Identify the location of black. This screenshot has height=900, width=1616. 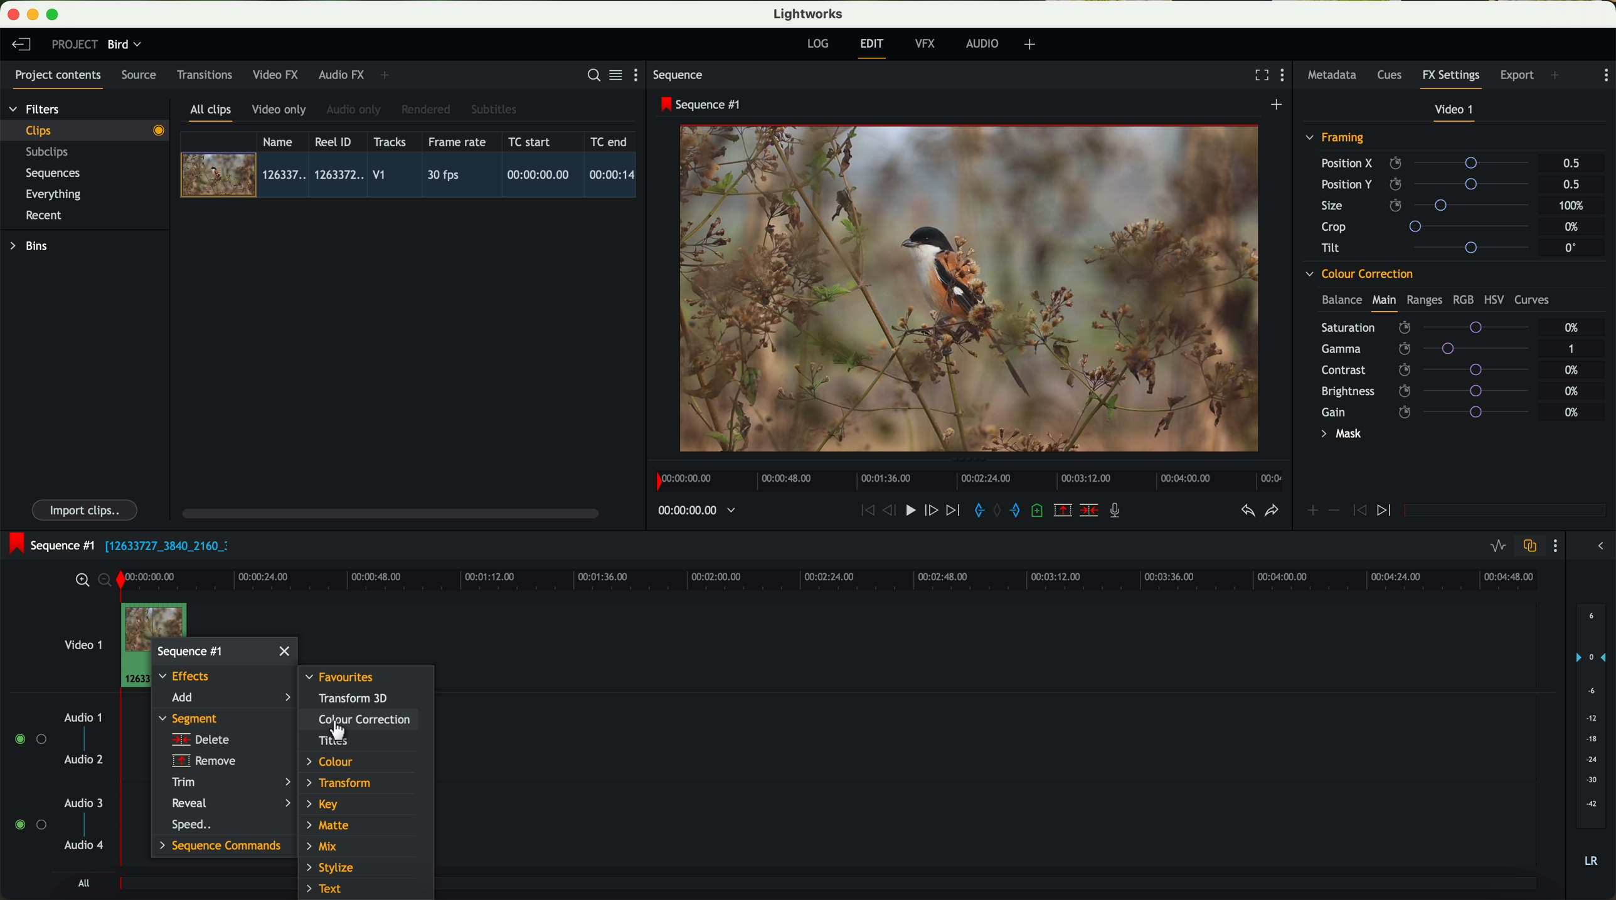
(162, 544).